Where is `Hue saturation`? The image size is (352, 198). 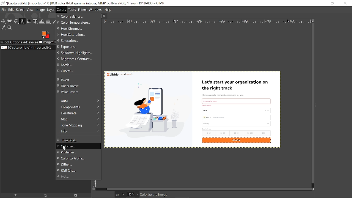 Hue saturation is located at coordinates (79, 35).